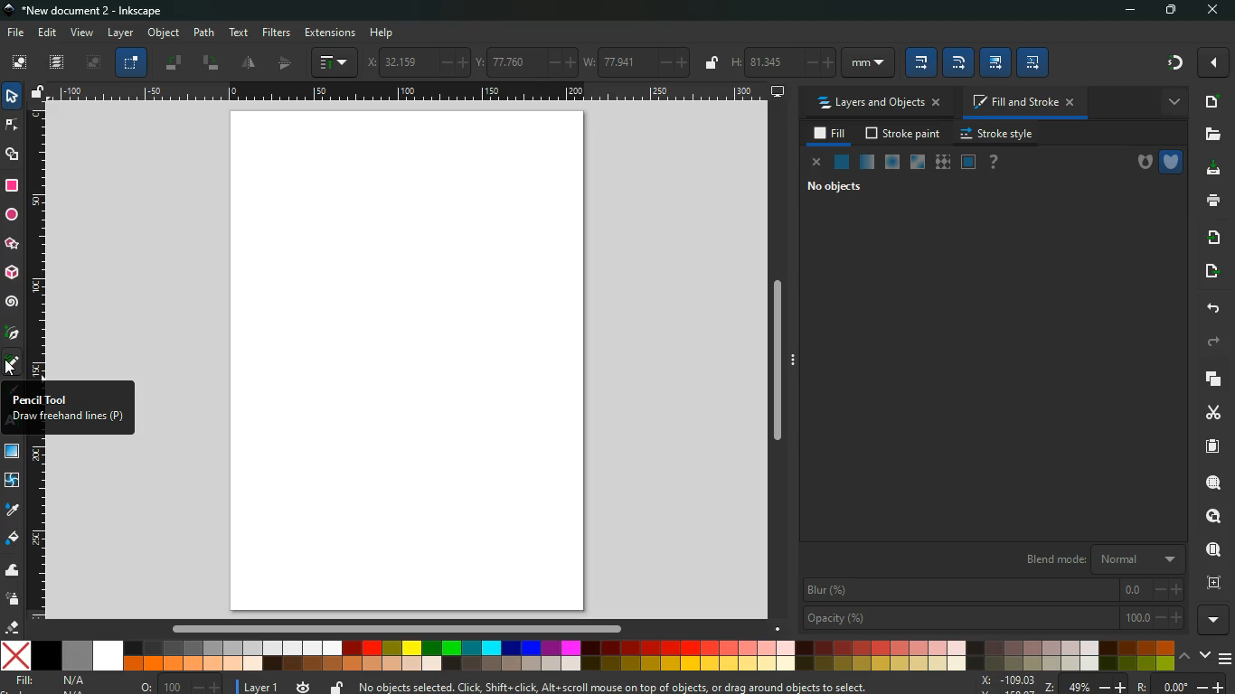 This screenshot has width=1235, height=694. What do you see at coordinates (249, 63) in the screenshot?
I see `divide` at bounding box center [249, 63].